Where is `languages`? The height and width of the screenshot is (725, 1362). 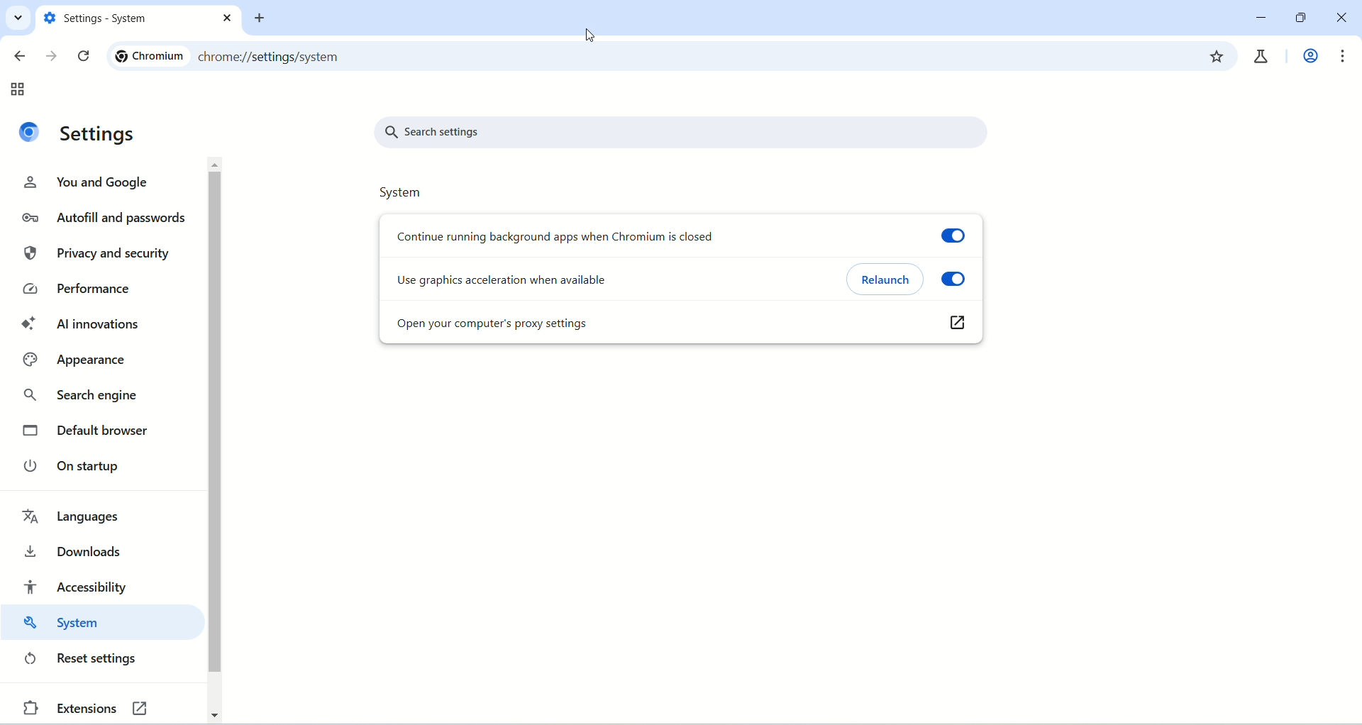 languages is located at coordinates (73, 517).